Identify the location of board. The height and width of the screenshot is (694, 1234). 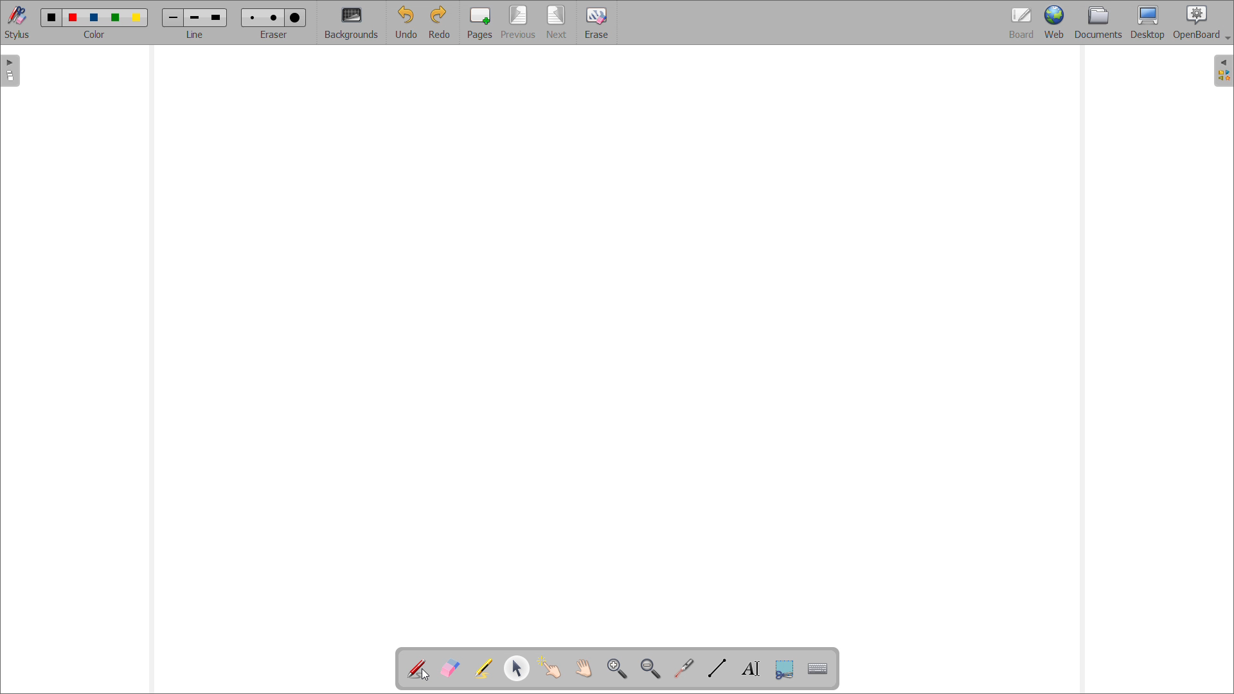
(1021, 22).